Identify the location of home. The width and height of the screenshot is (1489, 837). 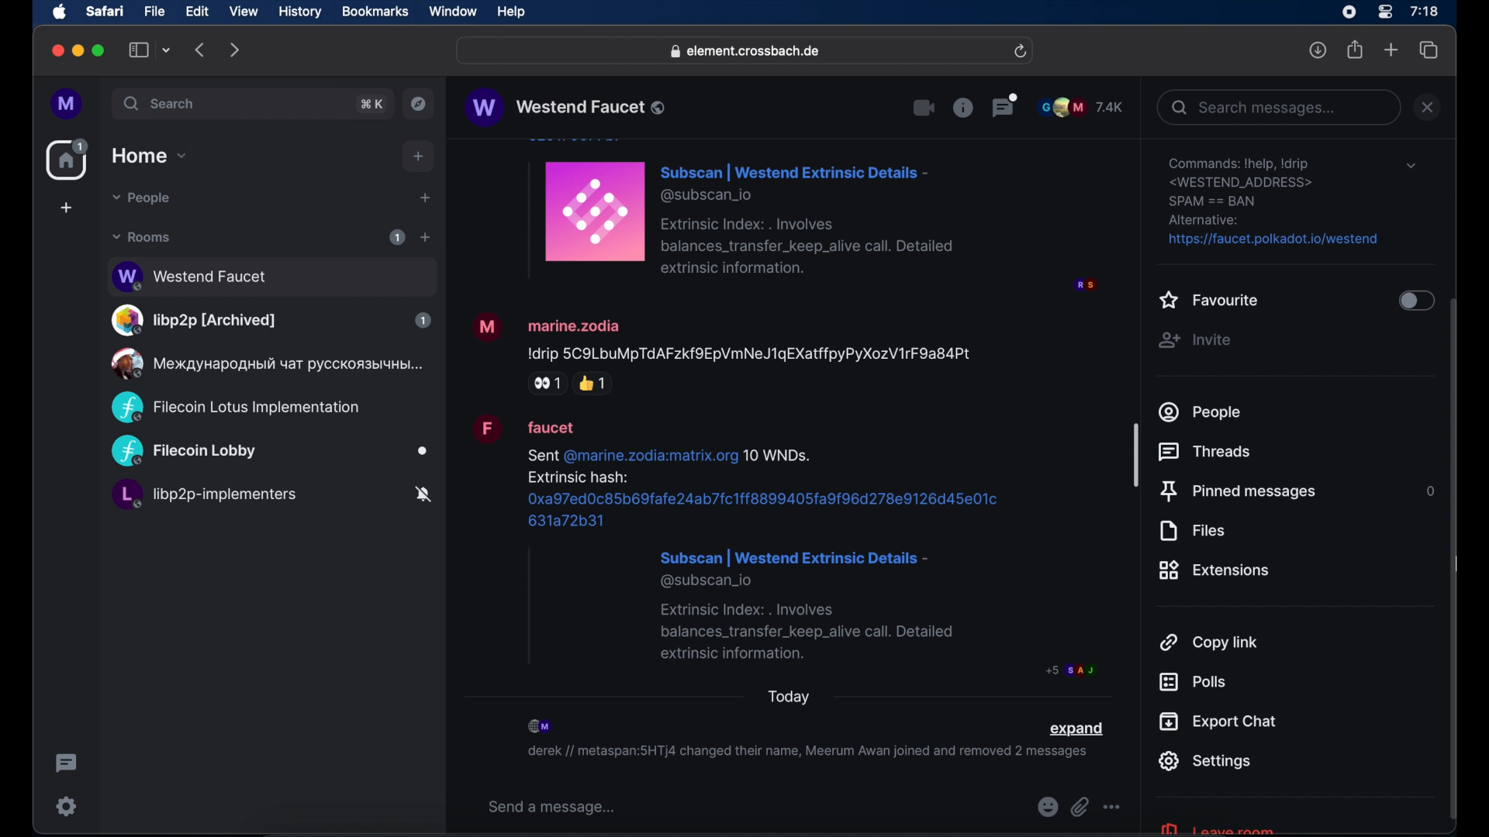
(69, 160).